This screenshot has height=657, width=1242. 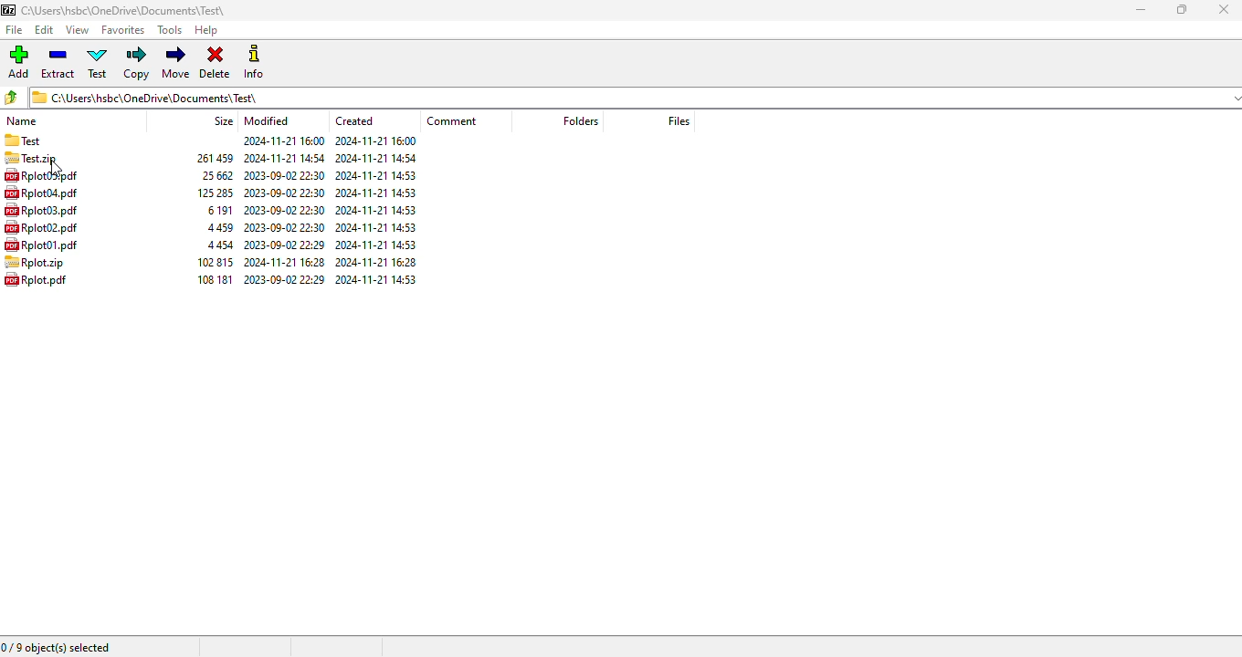 I want to click on file name, so click(x=40, y=175).